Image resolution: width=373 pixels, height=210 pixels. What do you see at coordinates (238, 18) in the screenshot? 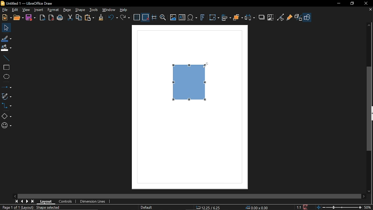
I see `Arrange` at bounding box center [238, 18].